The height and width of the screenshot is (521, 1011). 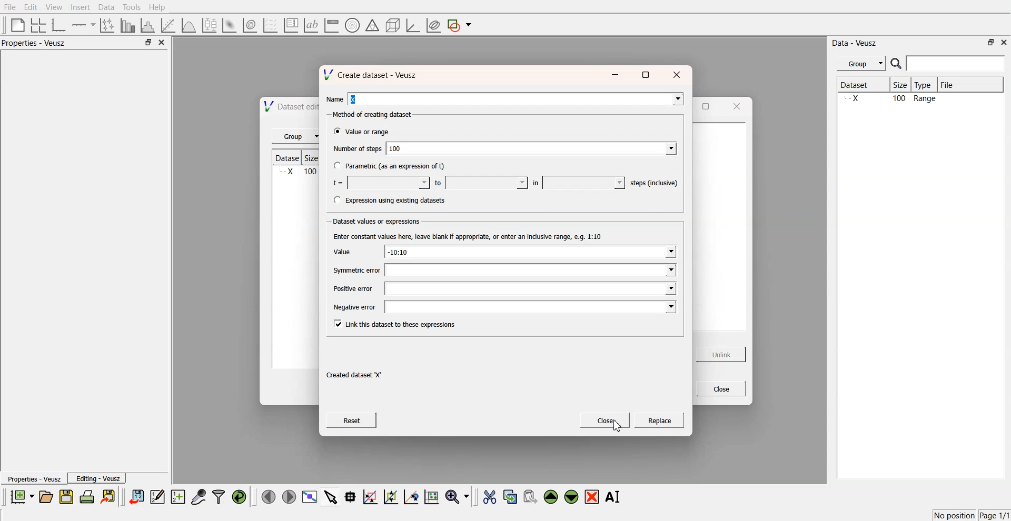 What do you see at coordinates (536, 183) in the screenshot?
I see `in` at bounding box center [536, 183].